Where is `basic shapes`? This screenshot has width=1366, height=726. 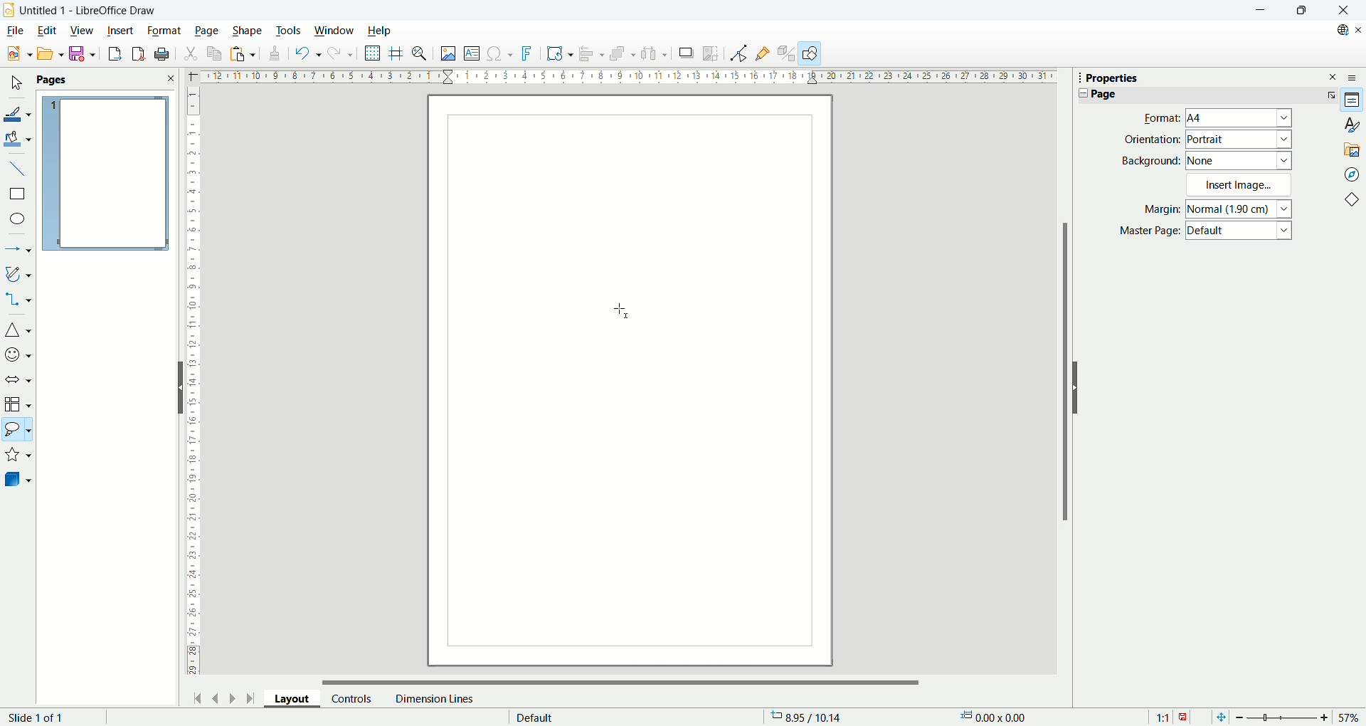 basic shapes is located at coordinates (1355, 201).